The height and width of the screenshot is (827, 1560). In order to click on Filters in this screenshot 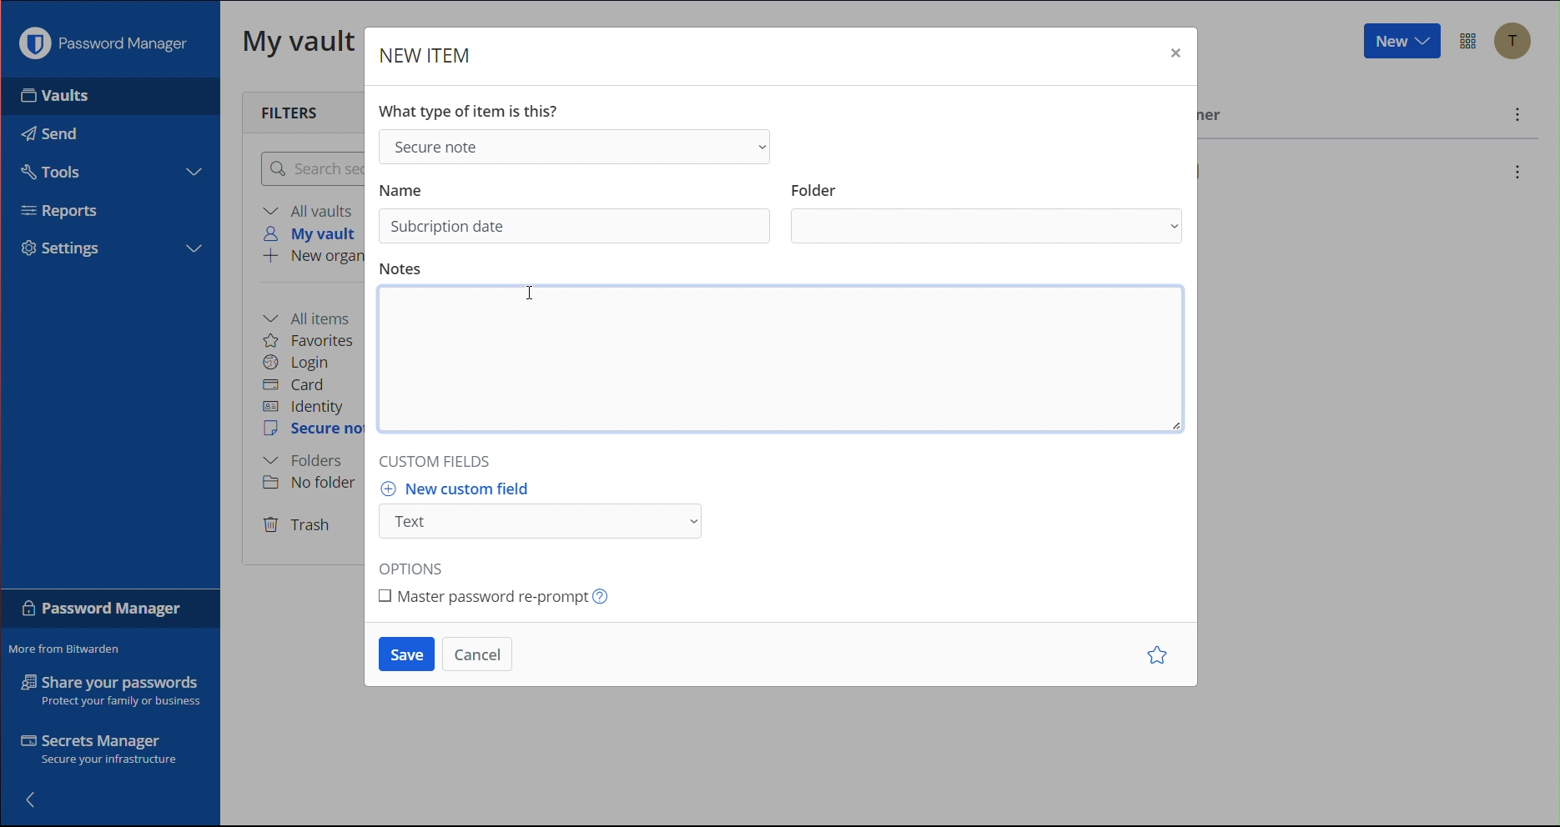, I will do `click(294, 111)`.